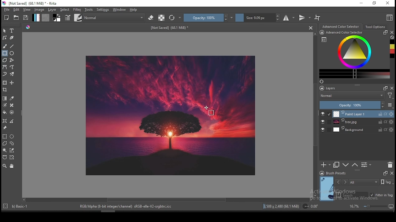  I want to click on crop tool, so click(6, 90).